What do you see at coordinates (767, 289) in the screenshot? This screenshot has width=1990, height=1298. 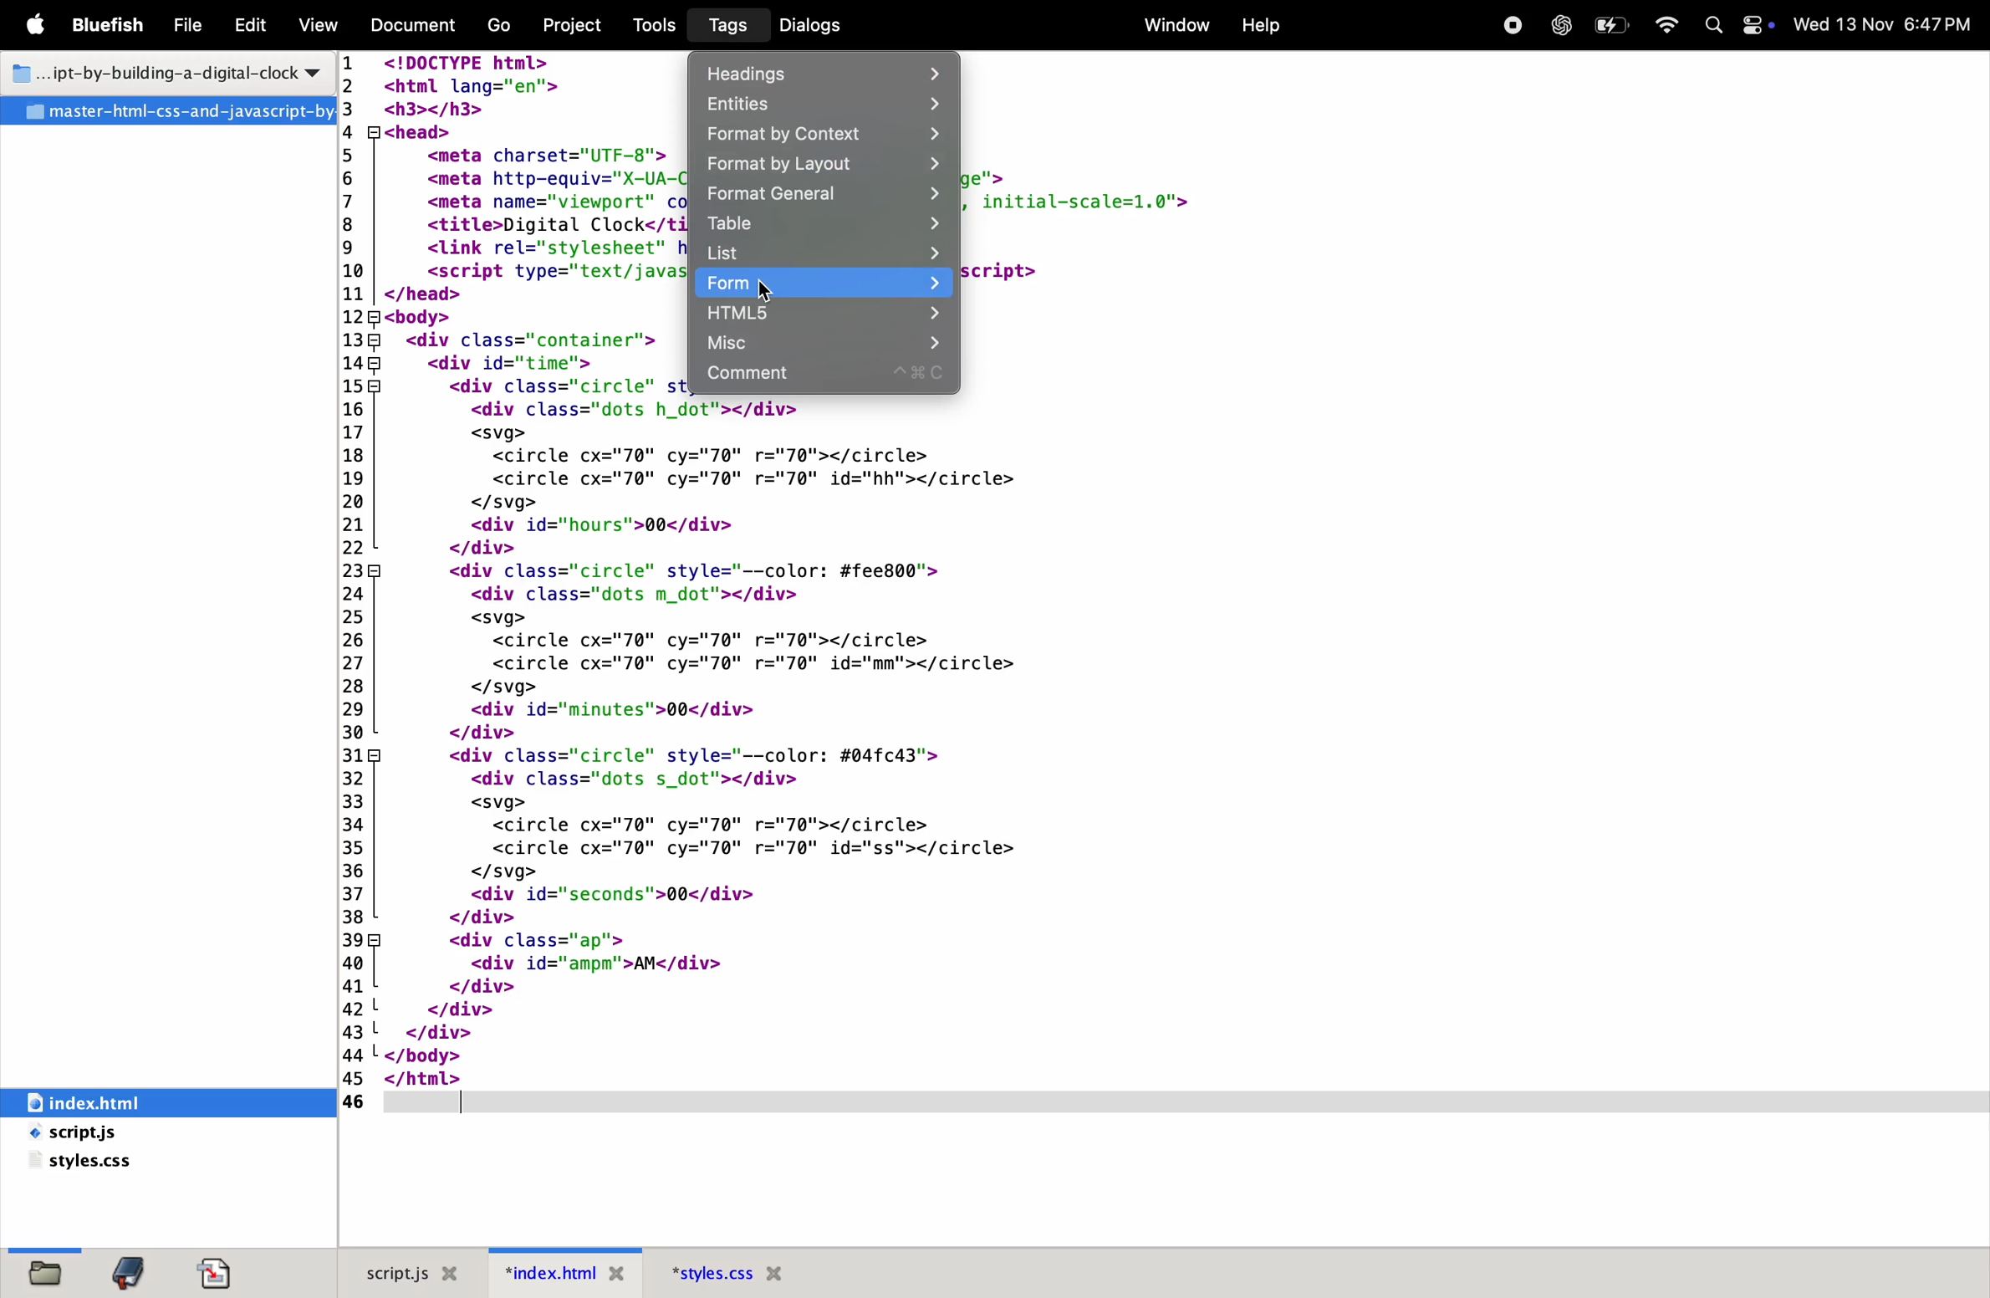 I see `Cursor` at bounding box center [767, 289].